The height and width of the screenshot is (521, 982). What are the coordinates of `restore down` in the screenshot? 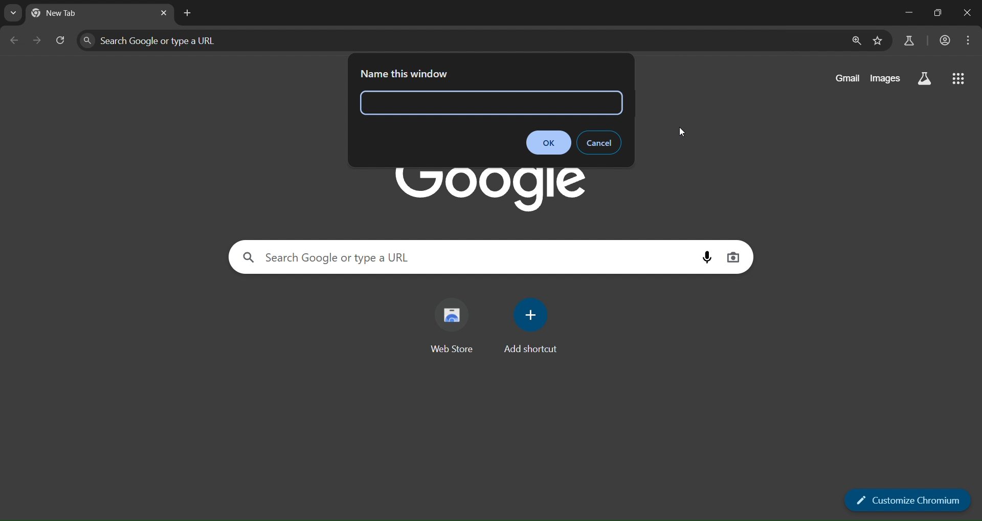 It's located at (941, 14).